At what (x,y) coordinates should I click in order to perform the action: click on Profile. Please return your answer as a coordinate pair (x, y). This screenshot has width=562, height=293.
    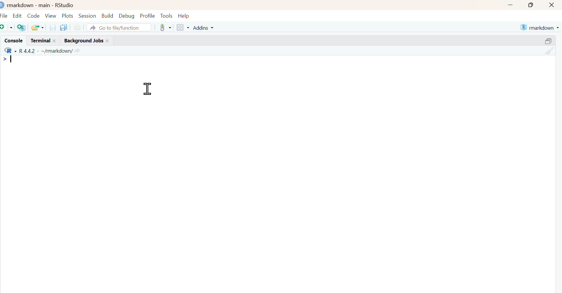
    Looking at the image, I should click on (147, 15).